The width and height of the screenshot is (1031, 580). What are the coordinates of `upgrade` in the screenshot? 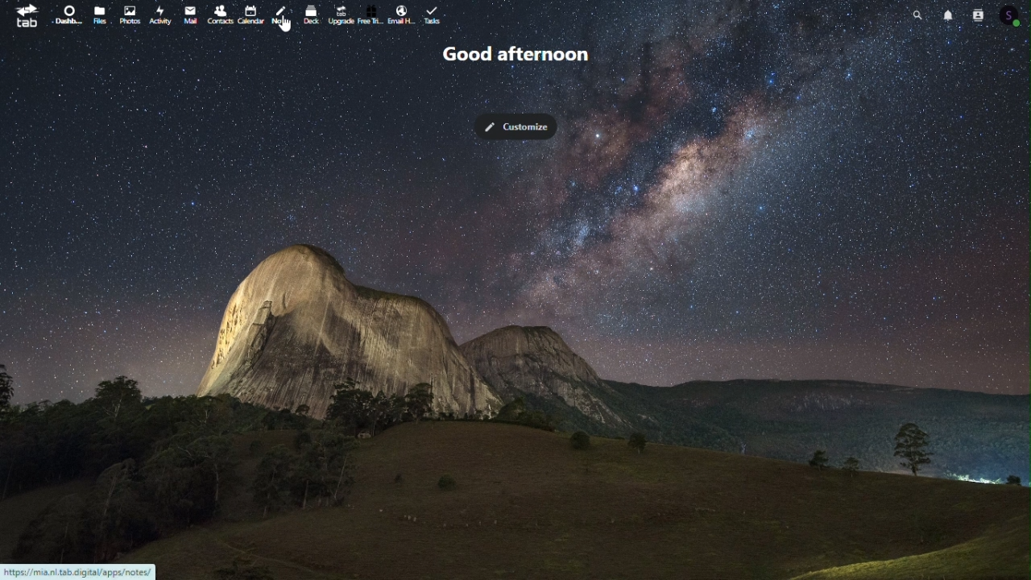 It's located at (342, 14).